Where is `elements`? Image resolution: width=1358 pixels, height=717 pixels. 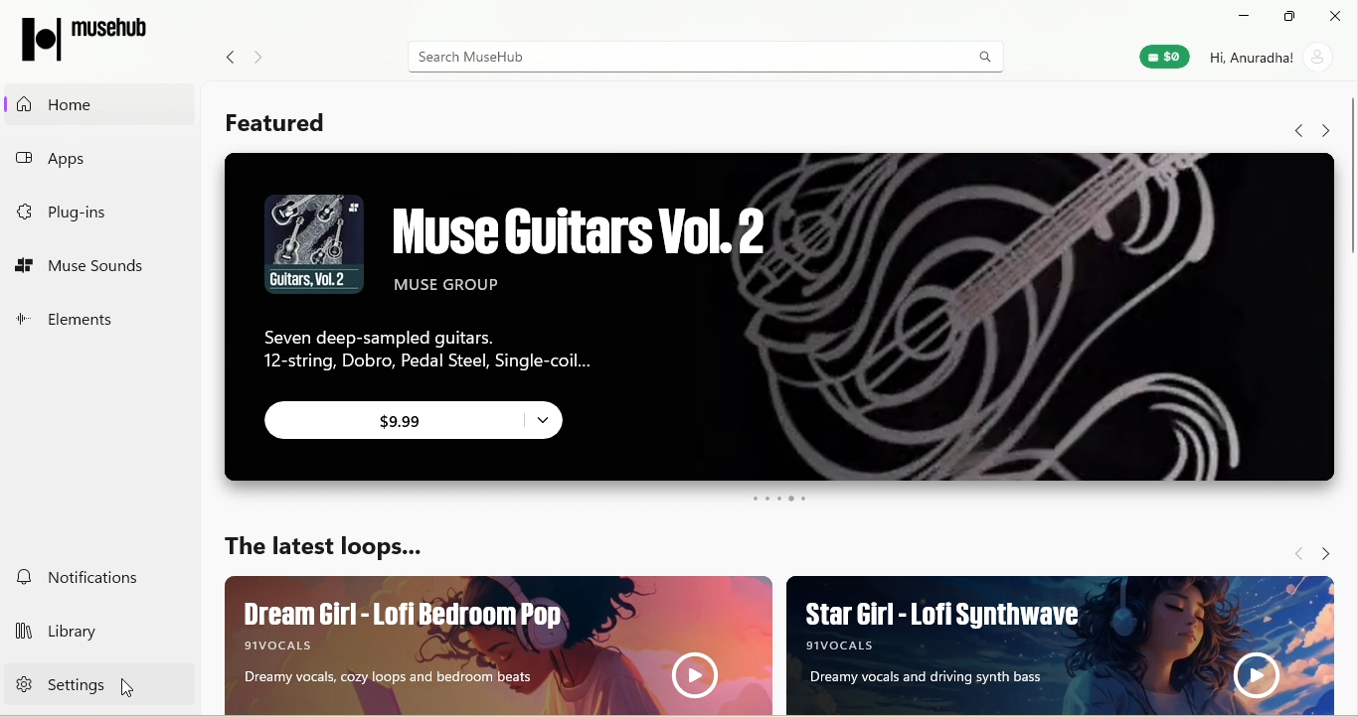
elements is located at coordinates (98, 316).